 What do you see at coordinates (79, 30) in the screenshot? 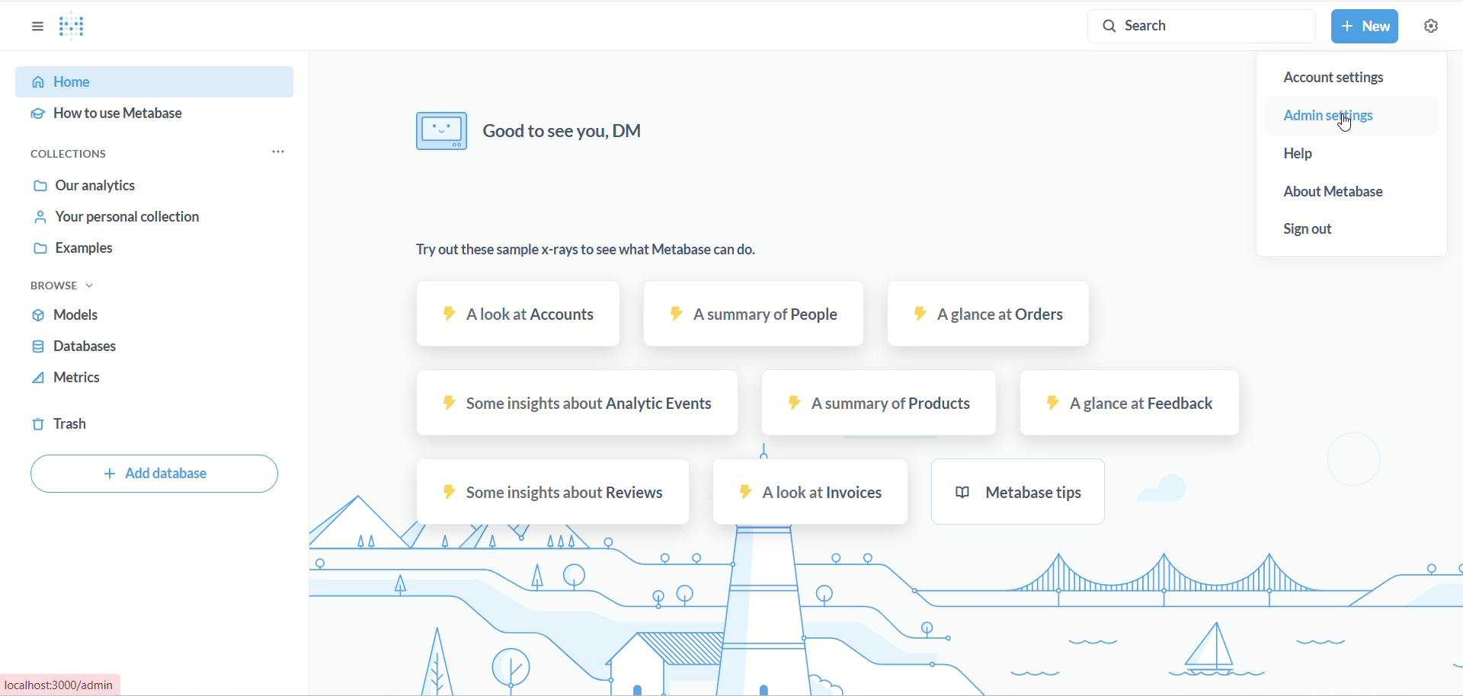
I see `logo` at bounding box center [79, 30].